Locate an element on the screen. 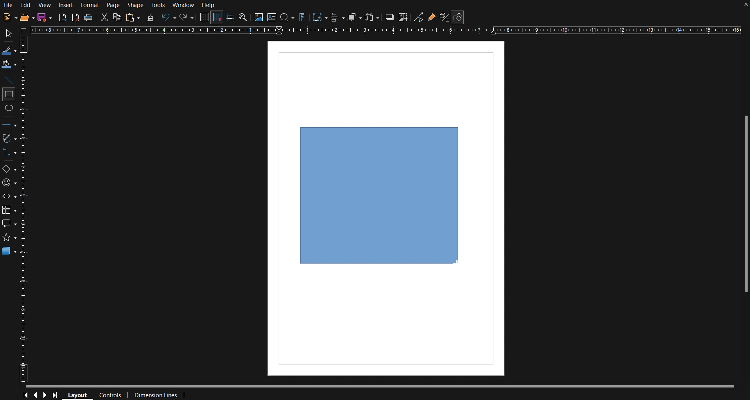 Image resolution: width=750 pixels, height=400 pixels. Insert Special Character is located at coordinates (287, 17).